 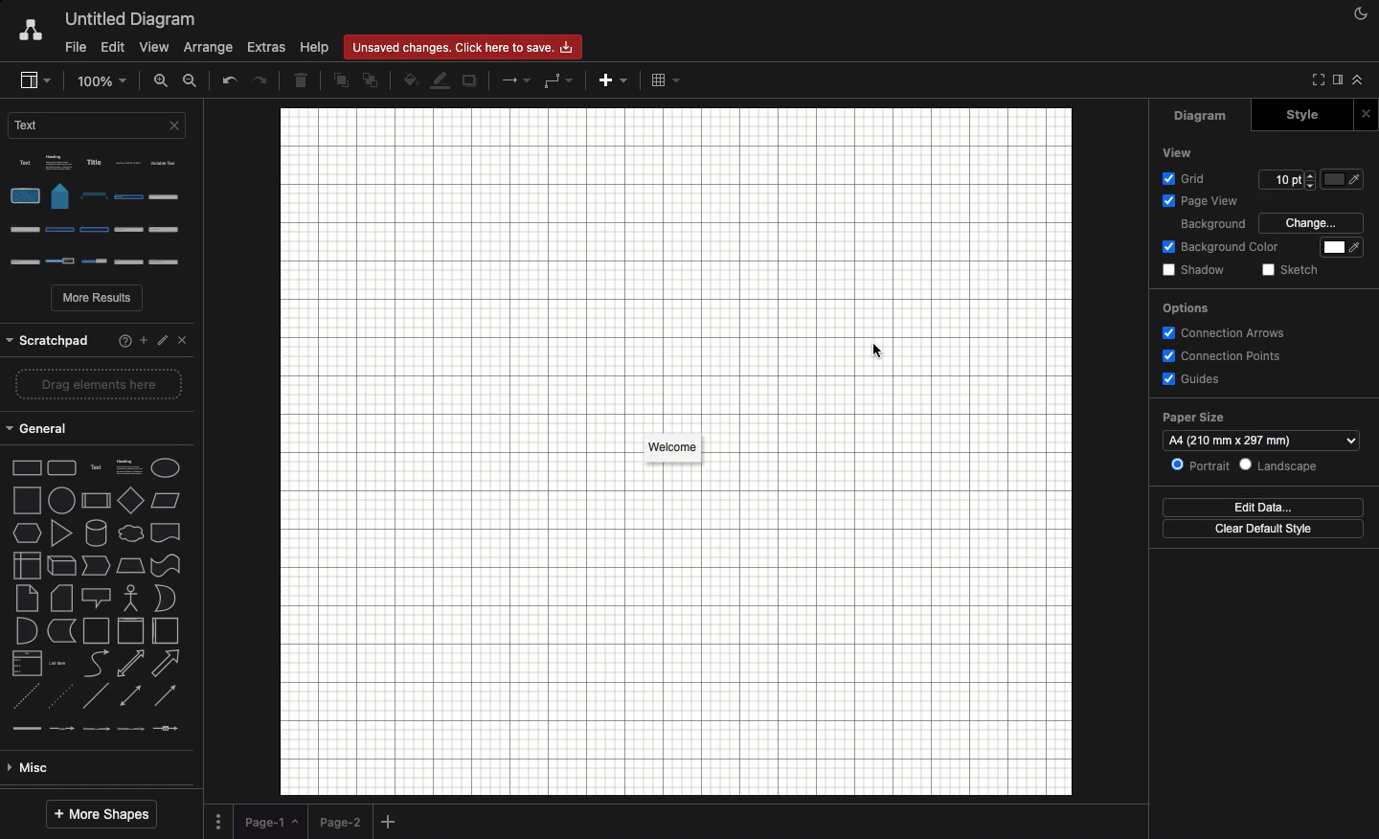 I want to click on Background Change, so click(x=1259, y=221).